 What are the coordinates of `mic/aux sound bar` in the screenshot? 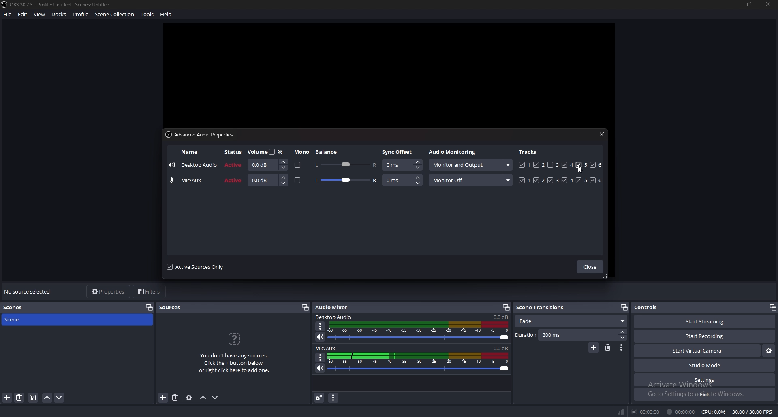 It's located at (419, 362).